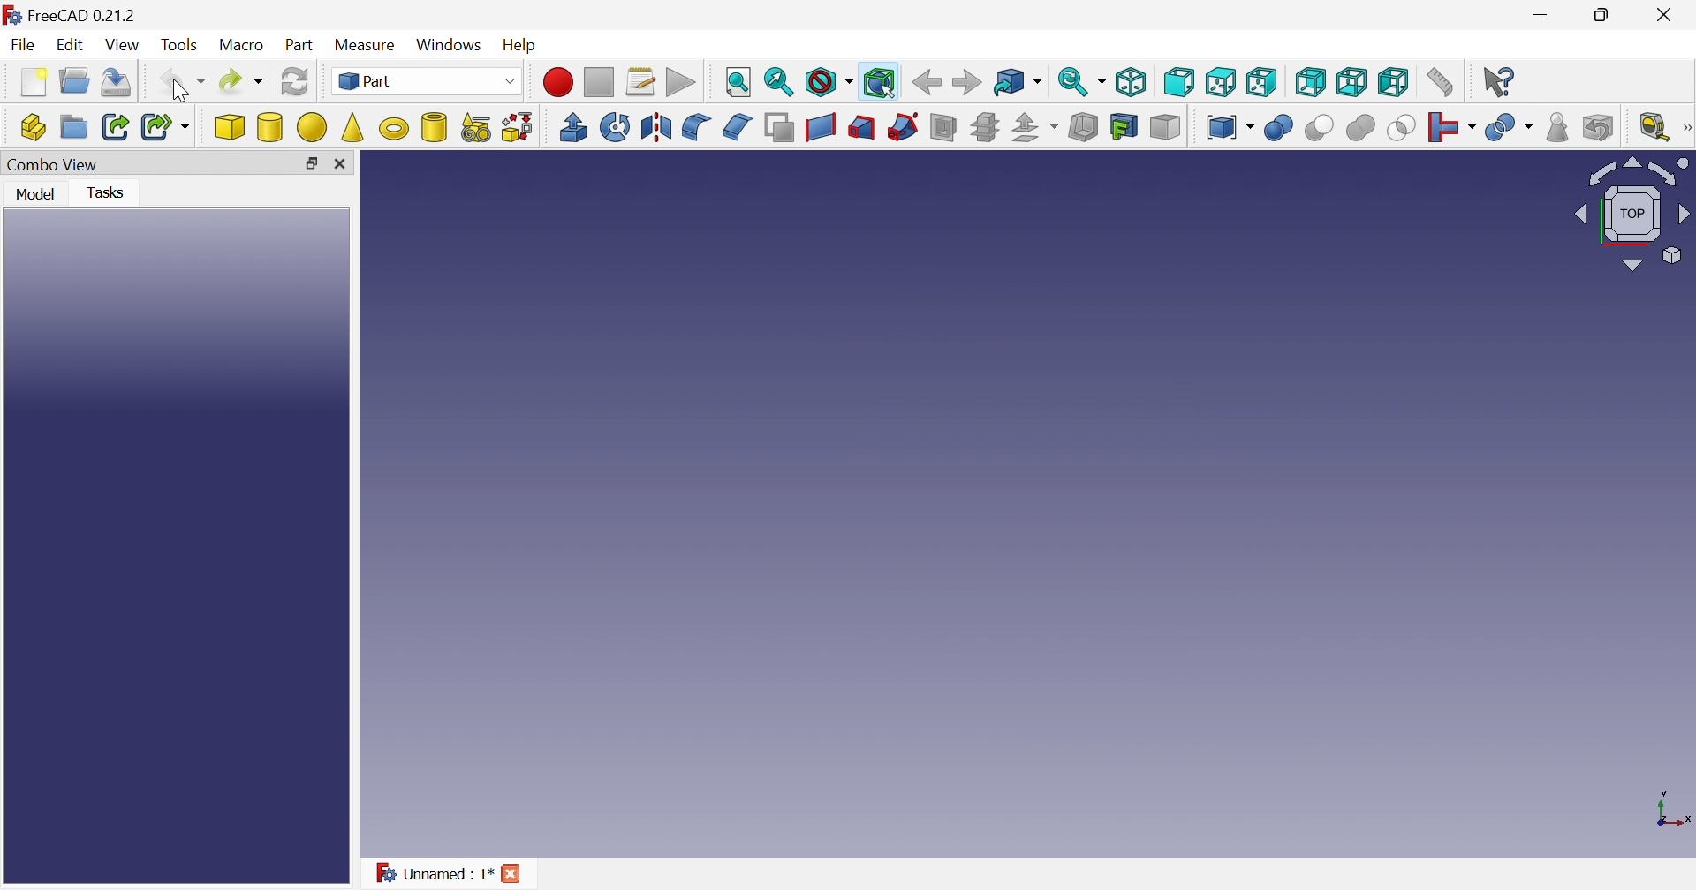 Image resolution: width=1696 pixels, height=890 pixels. I want to click on Sphere, so click(313, 128).